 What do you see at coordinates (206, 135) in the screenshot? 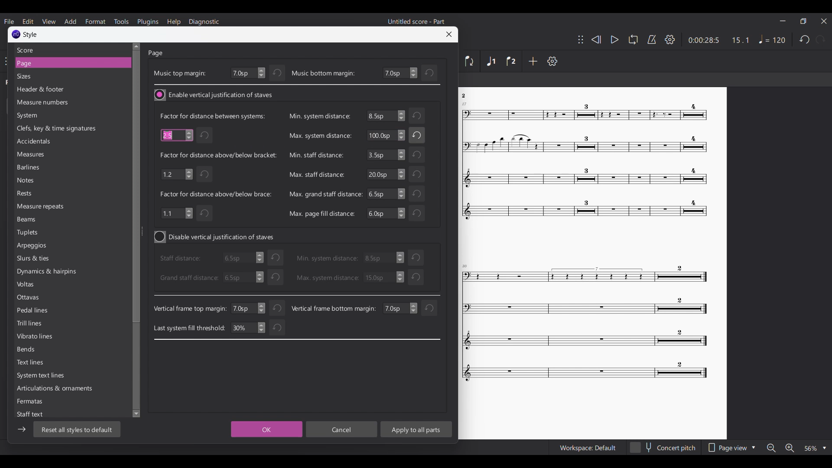
I see `Undo` at bounding box center [206, 135].